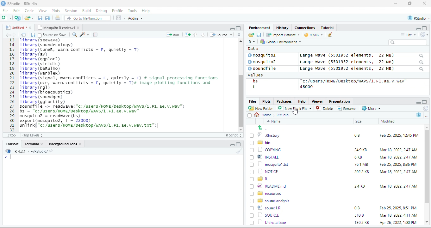  What do you see at coordinates (252, 101) in the screenshot?
I see `Files` at bounding box center [252, 101].